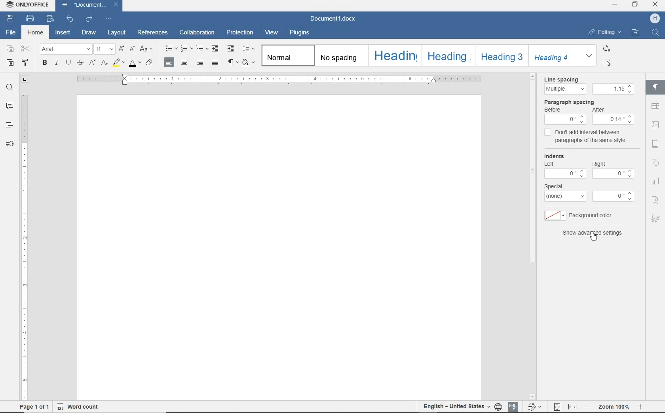  Describe the element at coordinates (589, 167) in the screenshot. I see `Indents: Left-0 Right-0` at that location.